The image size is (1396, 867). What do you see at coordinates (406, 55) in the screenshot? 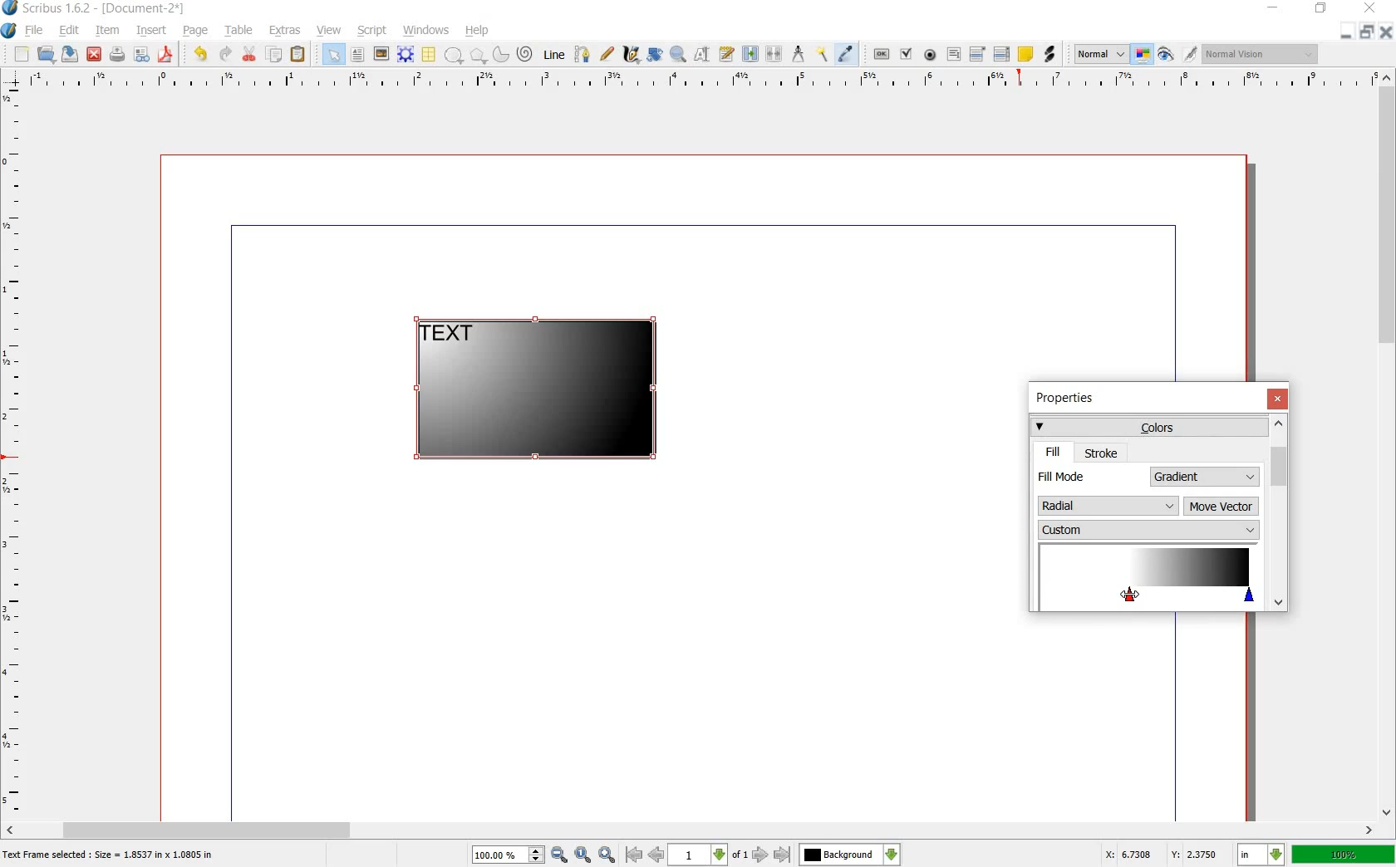
I see `render frame` at bounding box center [406, 55].